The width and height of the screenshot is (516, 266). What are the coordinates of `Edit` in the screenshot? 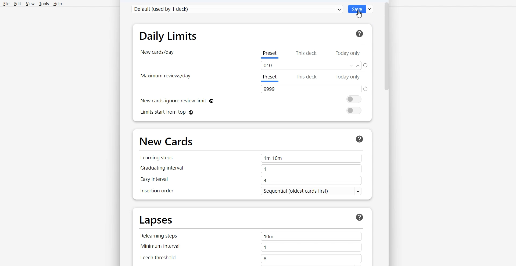 It's located at (17, 3).